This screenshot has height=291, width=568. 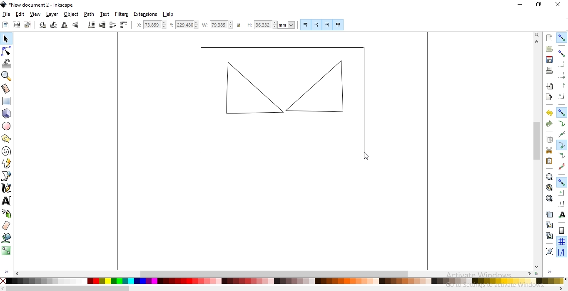 What do you see at coordinates (327, 25) in the screenshot?
I see `move gradients along with objects` at bounding box center [327, 25].